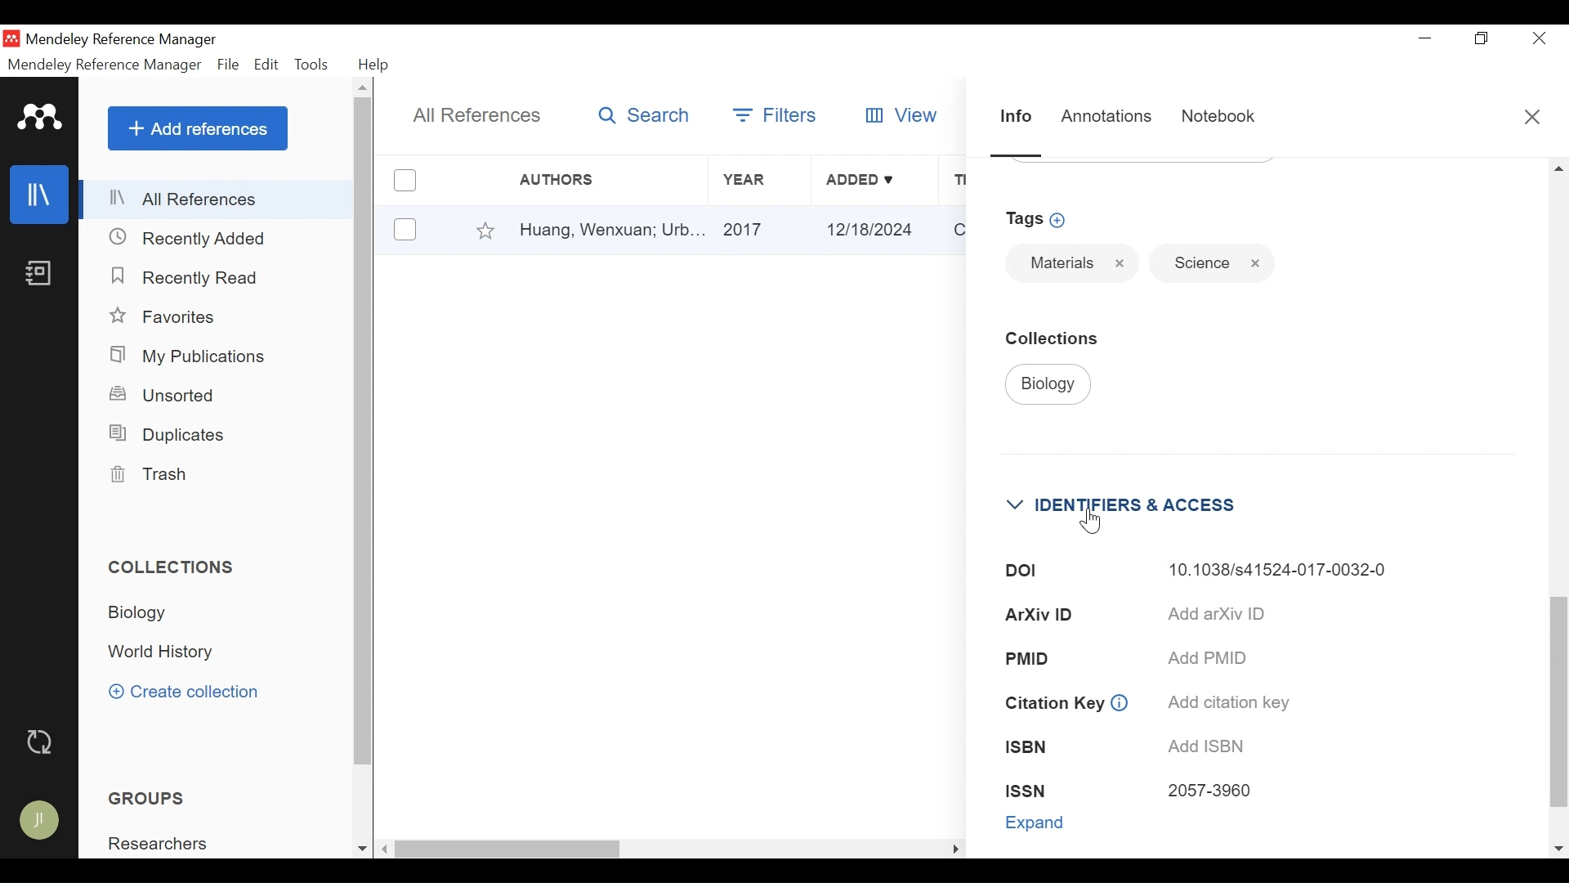 This screenshot has width=1569, height=883. I want to click on Citation Key, so click(1051, 703).